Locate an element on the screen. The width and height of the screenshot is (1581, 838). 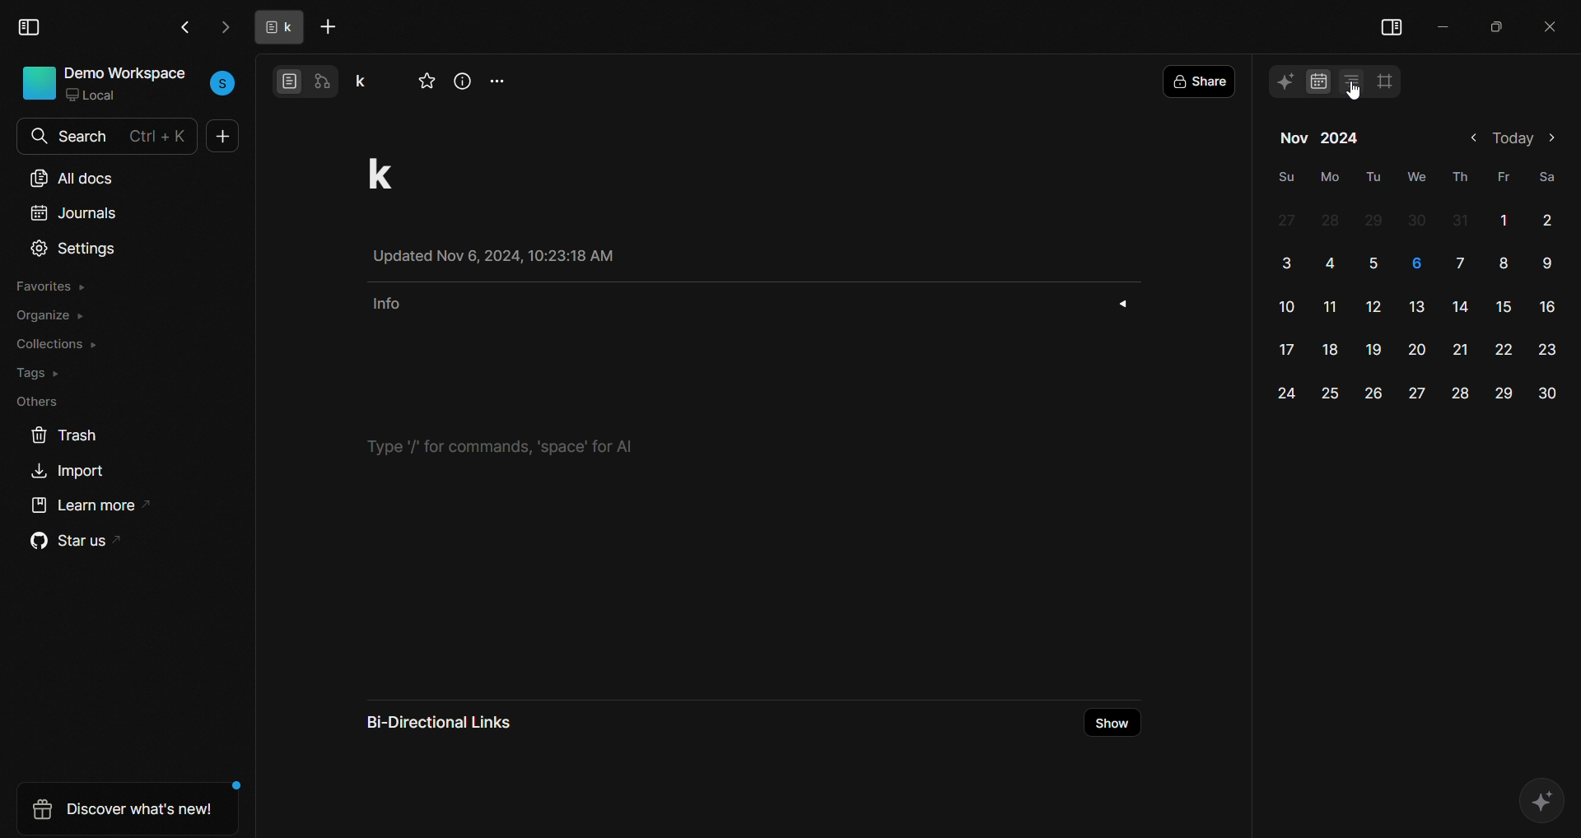
frame is located at coordinates (1389, 81).